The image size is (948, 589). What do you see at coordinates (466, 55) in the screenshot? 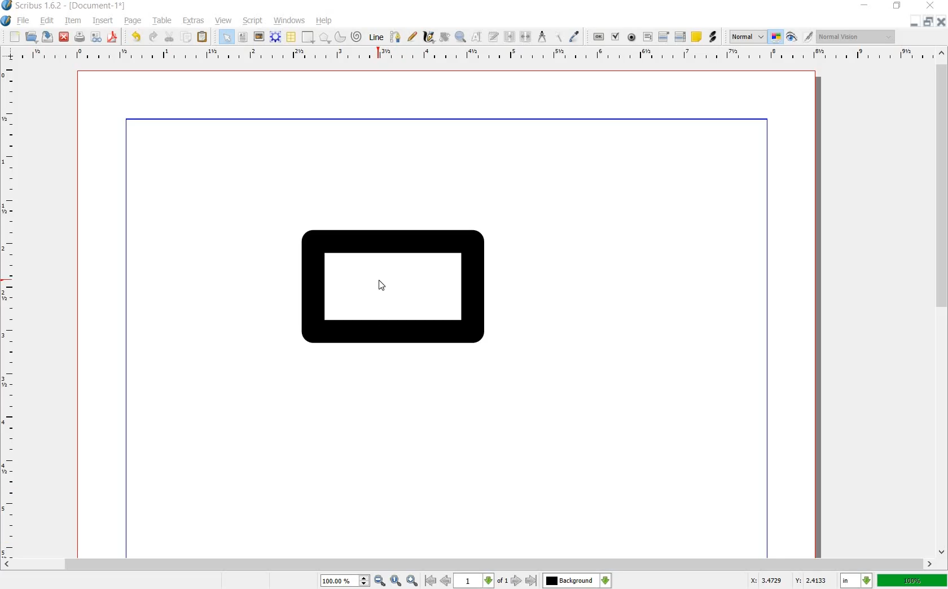
I see `ruler` at bounding box center [466, 55].